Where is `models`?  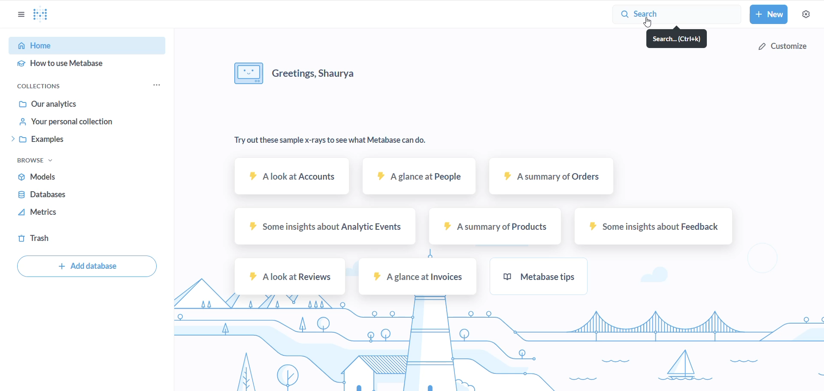
models is located at coordinates (55, 177).